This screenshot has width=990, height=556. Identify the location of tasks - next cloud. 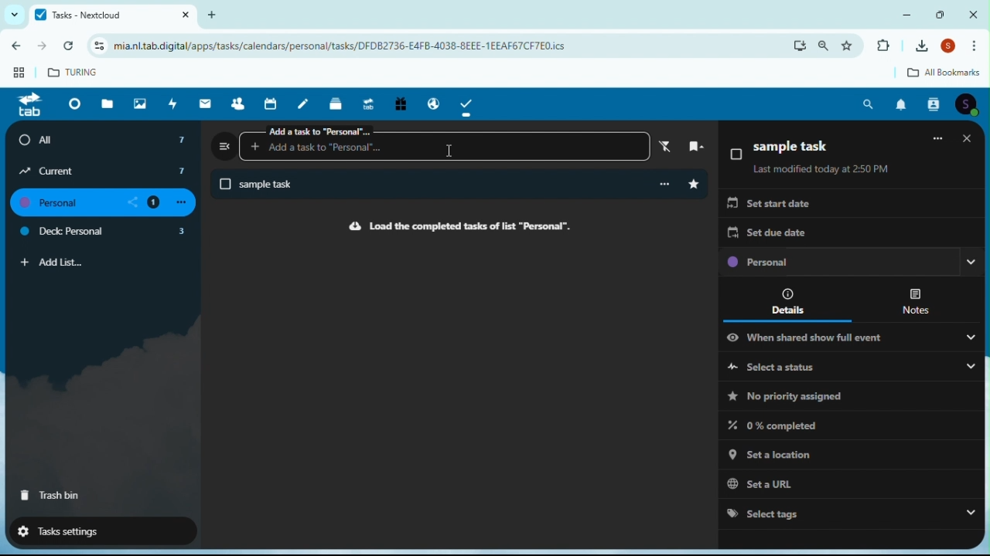
(111, 15).